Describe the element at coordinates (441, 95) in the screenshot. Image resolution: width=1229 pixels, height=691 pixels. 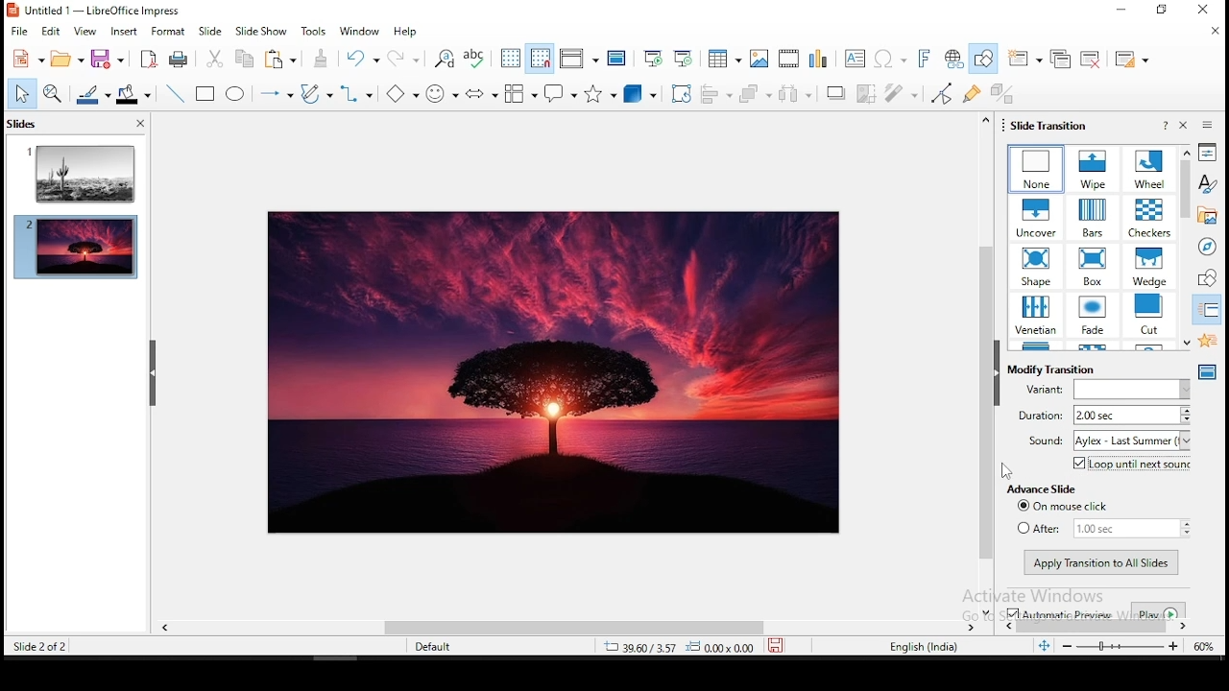
I see `symbol shapes` at that location.